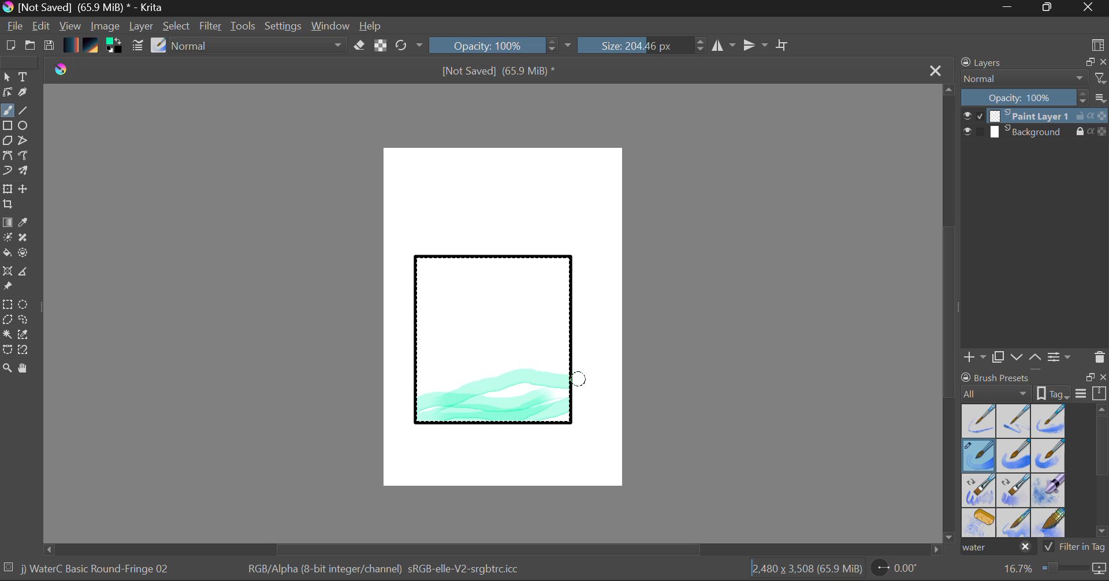  Describe the element at coordinates (106, 27) in the screenshot. I see `Image` at that location.